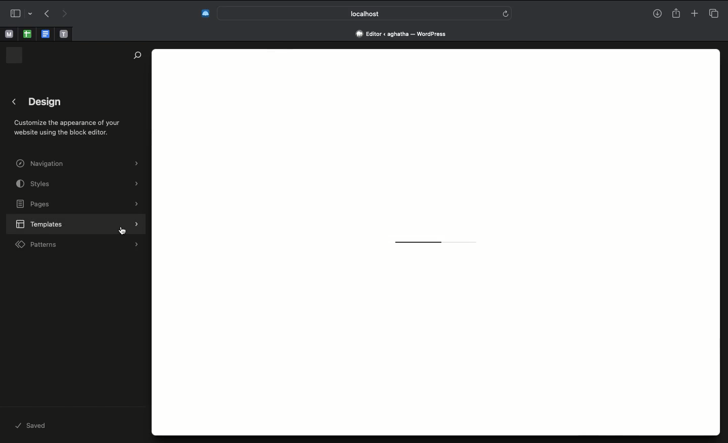  What do you see at coordinates (405, 33) in the screenshot?
I see `Address` at bounding box center [405, 33].